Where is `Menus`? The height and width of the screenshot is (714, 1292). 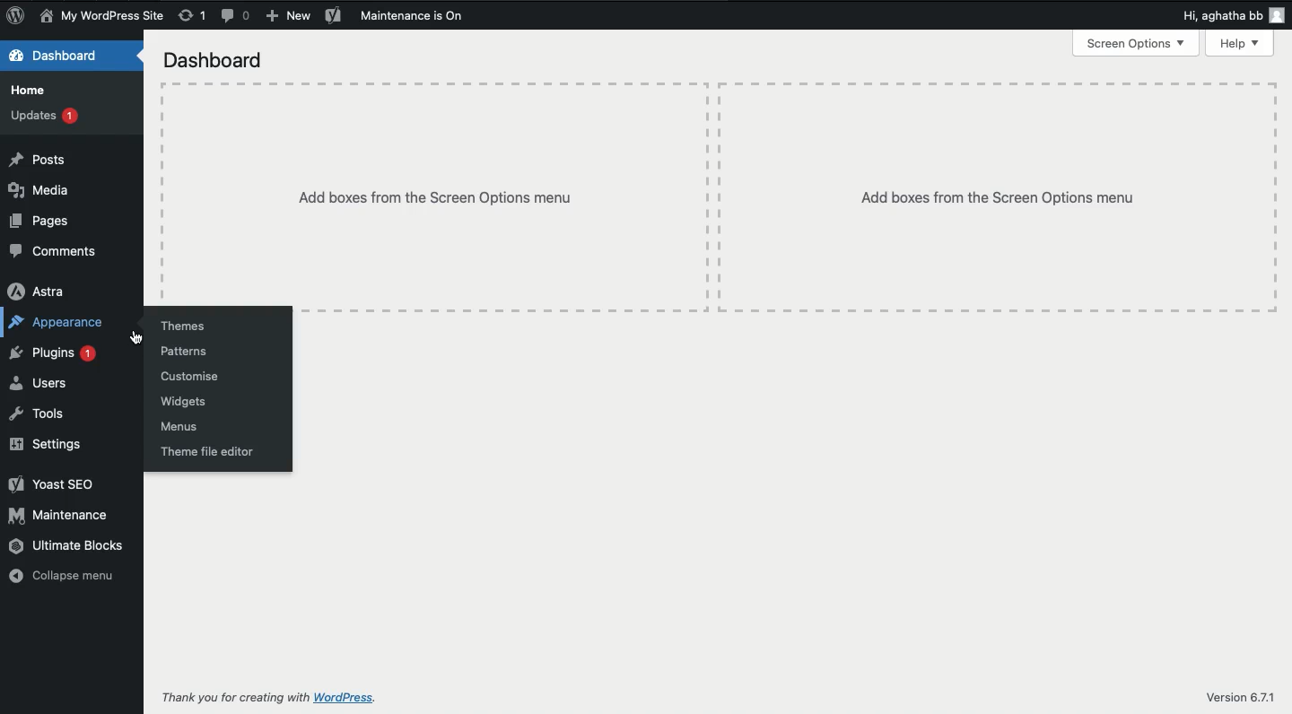 Menus is located at coordinates (181, 426).